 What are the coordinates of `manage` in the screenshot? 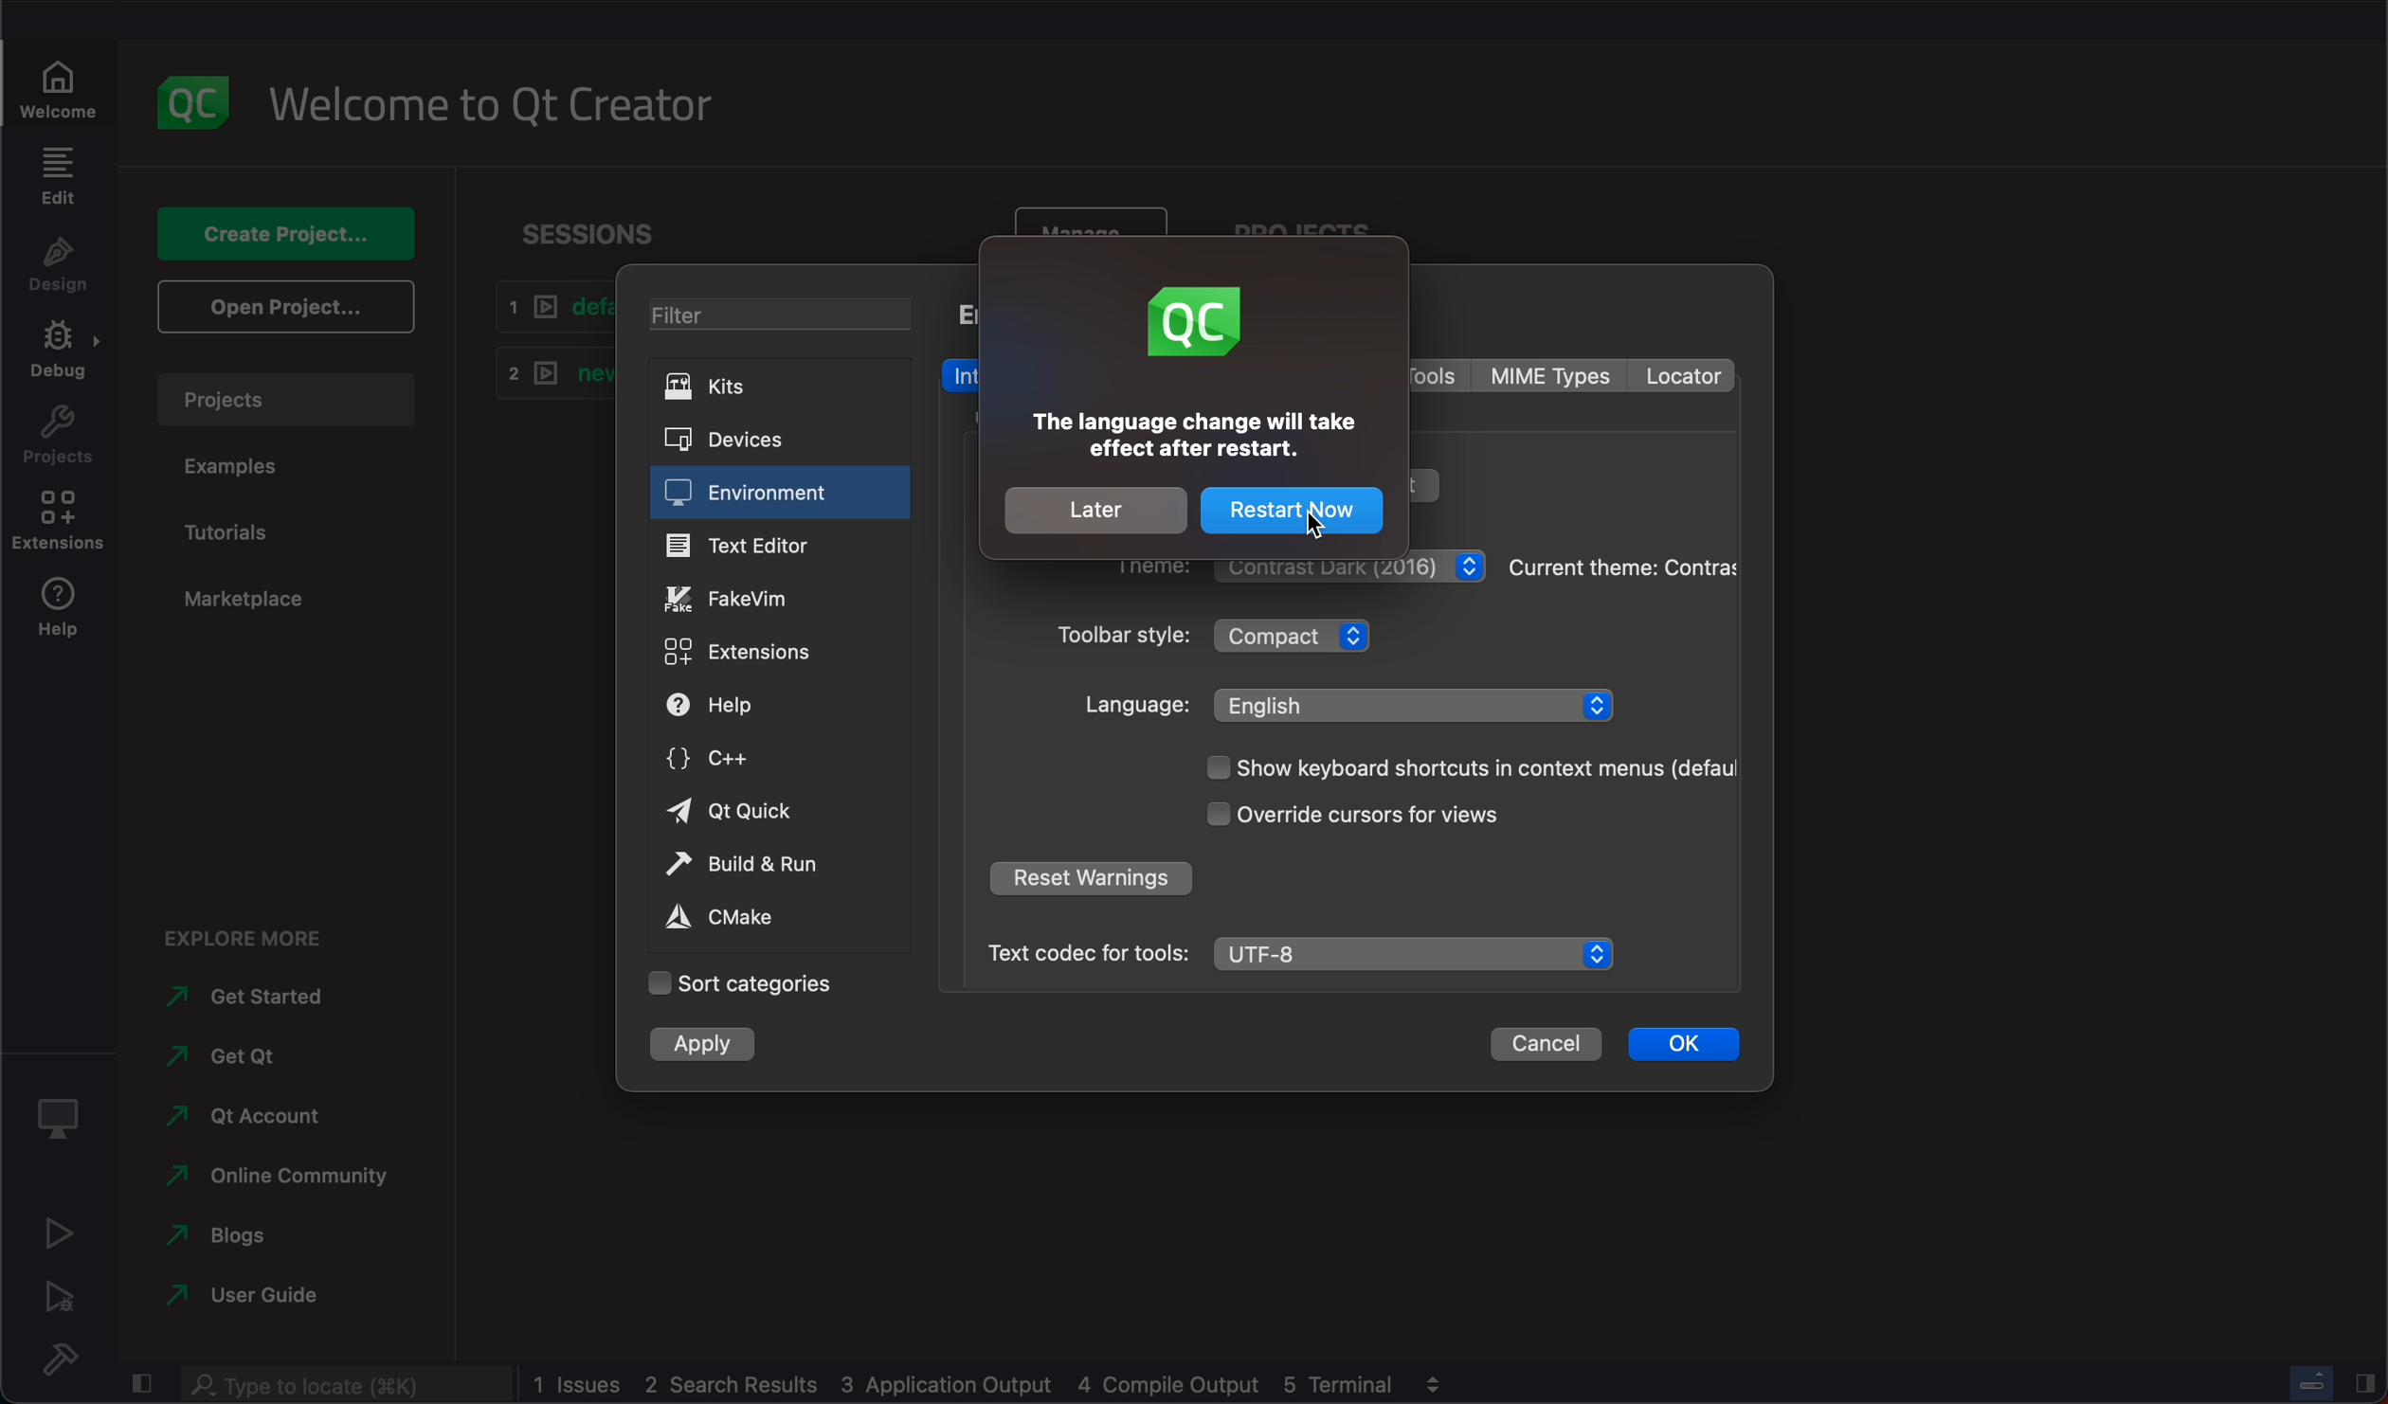 It's located at (1086, 218).